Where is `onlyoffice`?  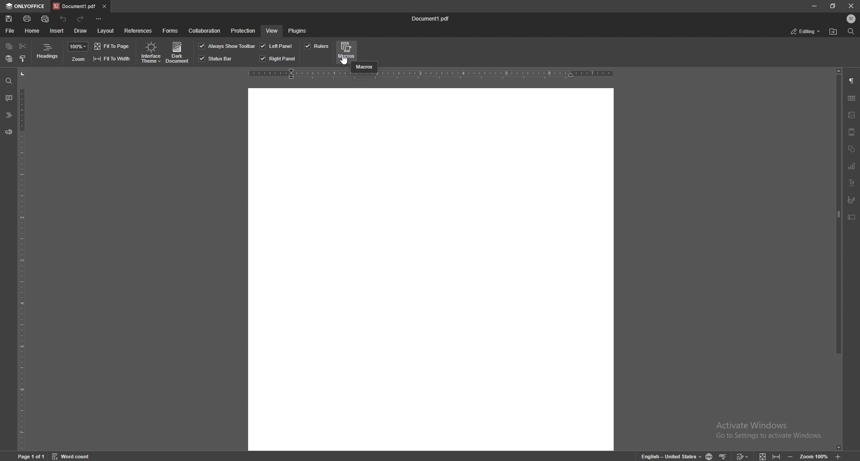
onlyoffice is located at coordinates (25, 6).